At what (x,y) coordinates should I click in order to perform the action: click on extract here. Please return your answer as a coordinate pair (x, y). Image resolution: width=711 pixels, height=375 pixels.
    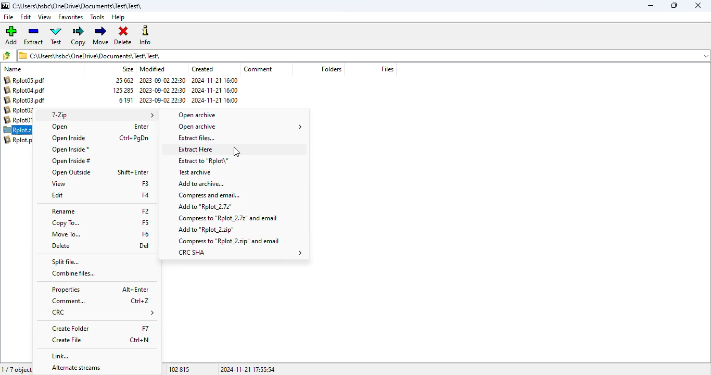
    Looking at the image, I should click on (195, 149).